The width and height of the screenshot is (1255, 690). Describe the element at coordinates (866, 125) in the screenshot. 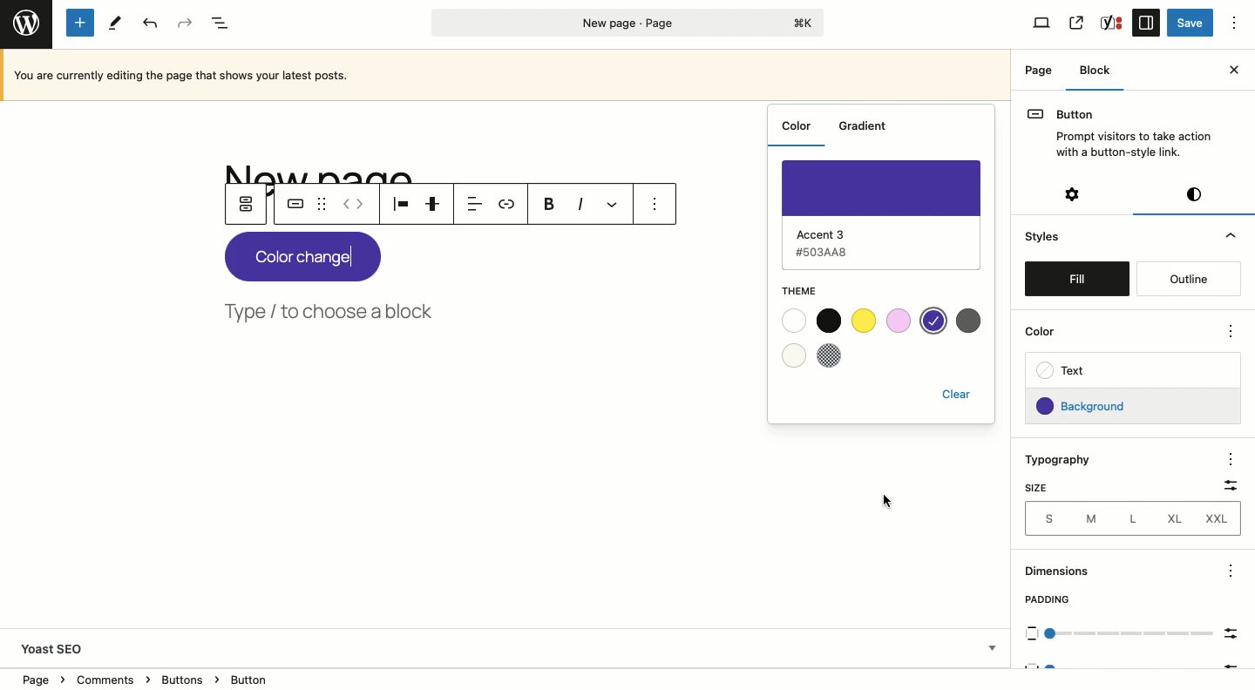

I see `Gradient` at that location.